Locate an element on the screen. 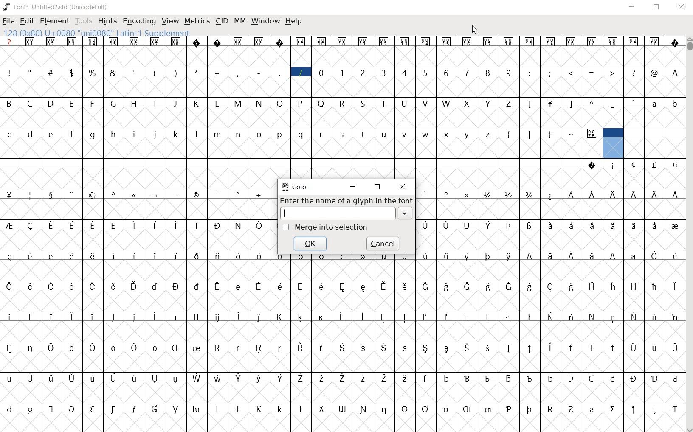 The width and height of the screenshot is (693, 432). @ is located at coordinates (656, 73).